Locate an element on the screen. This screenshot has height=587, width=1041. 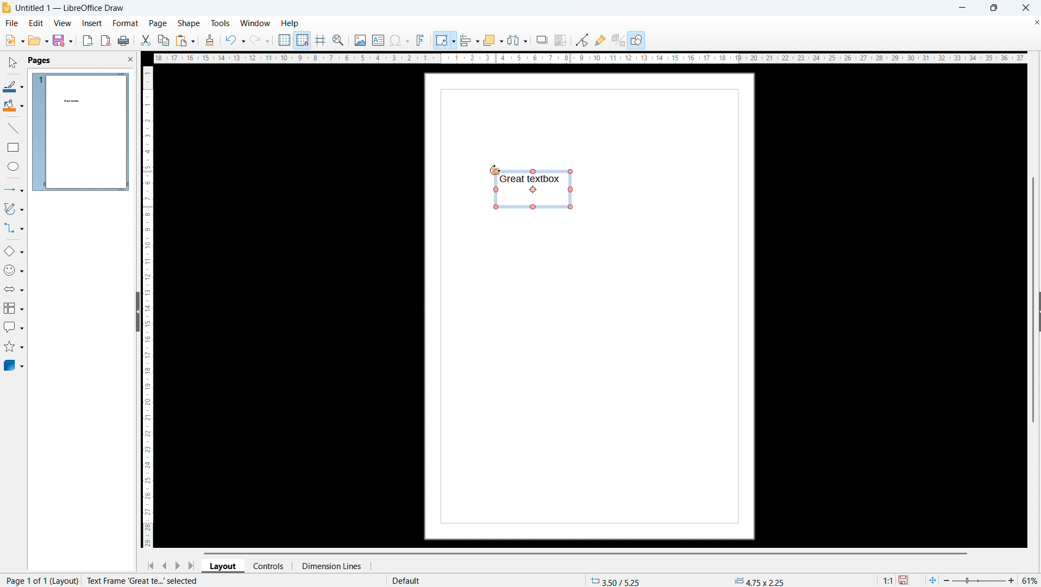
file is located at coordinates (14, 41).